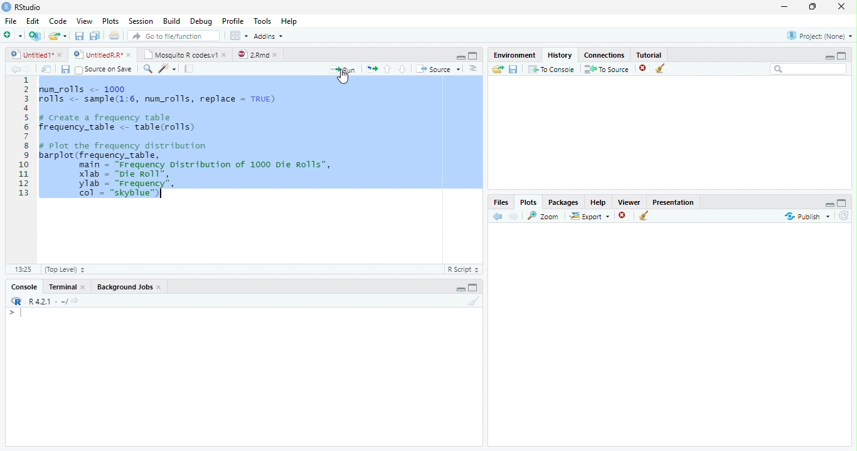  I want to click on Build, so click(173, 21).